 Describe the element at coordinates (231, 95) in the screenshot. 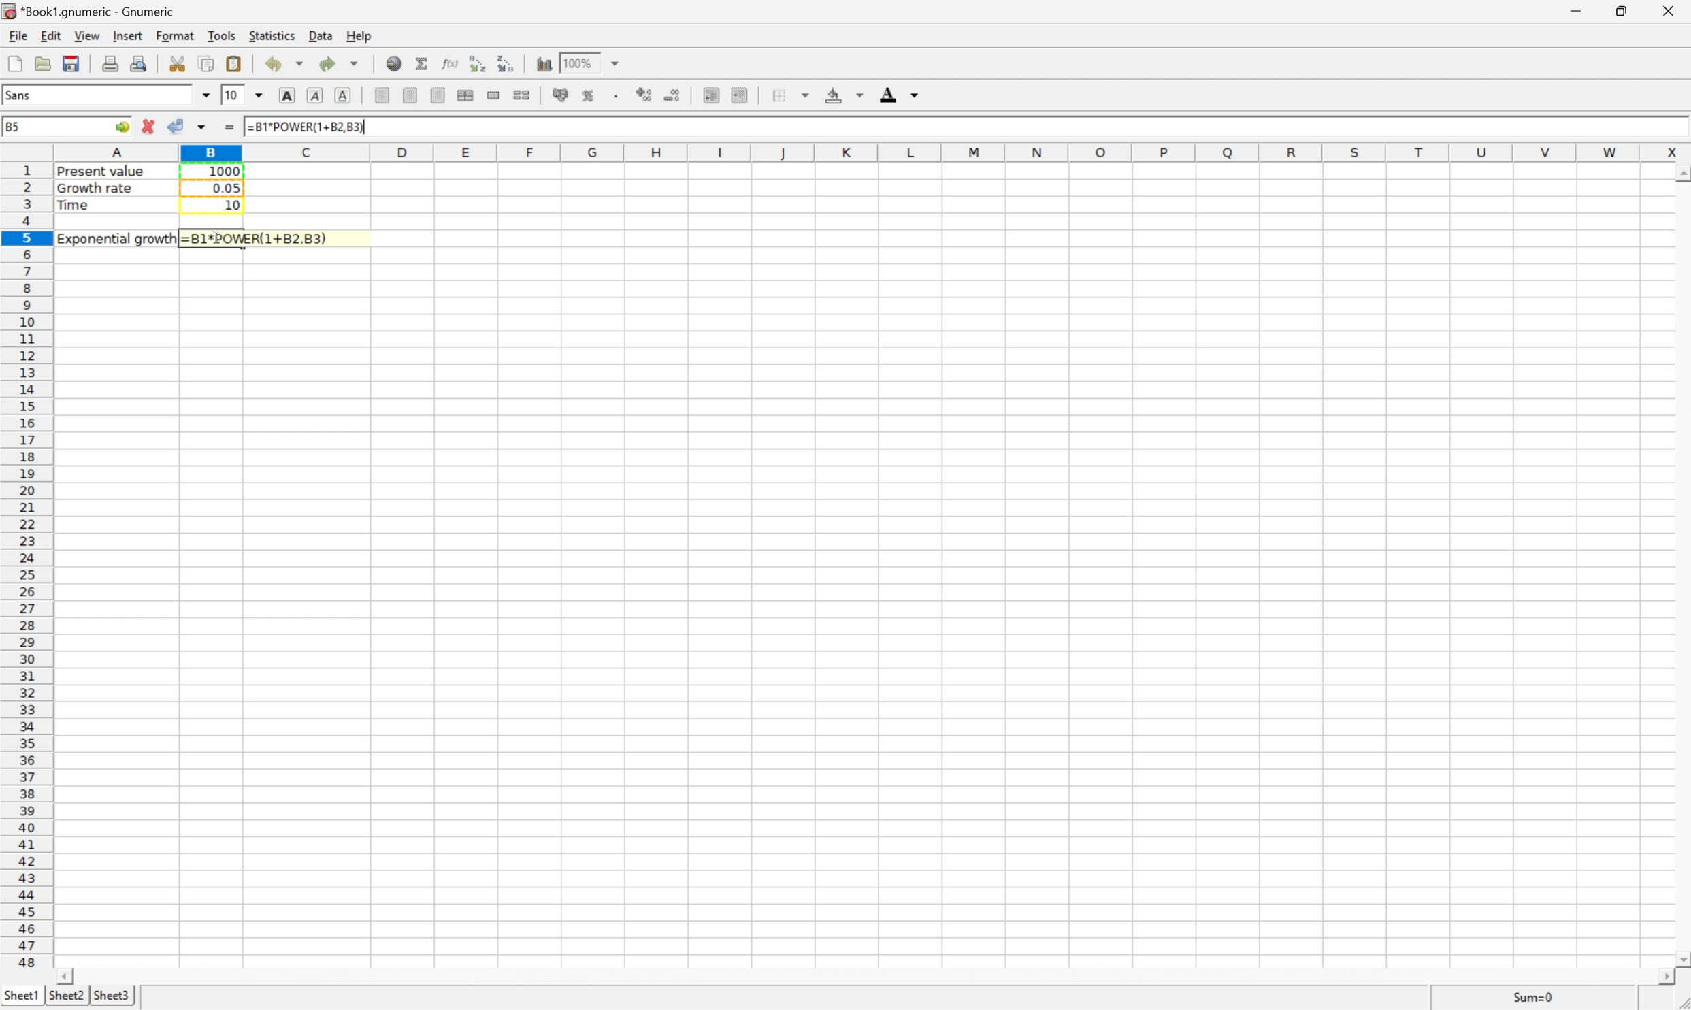

I see `10` at that location.